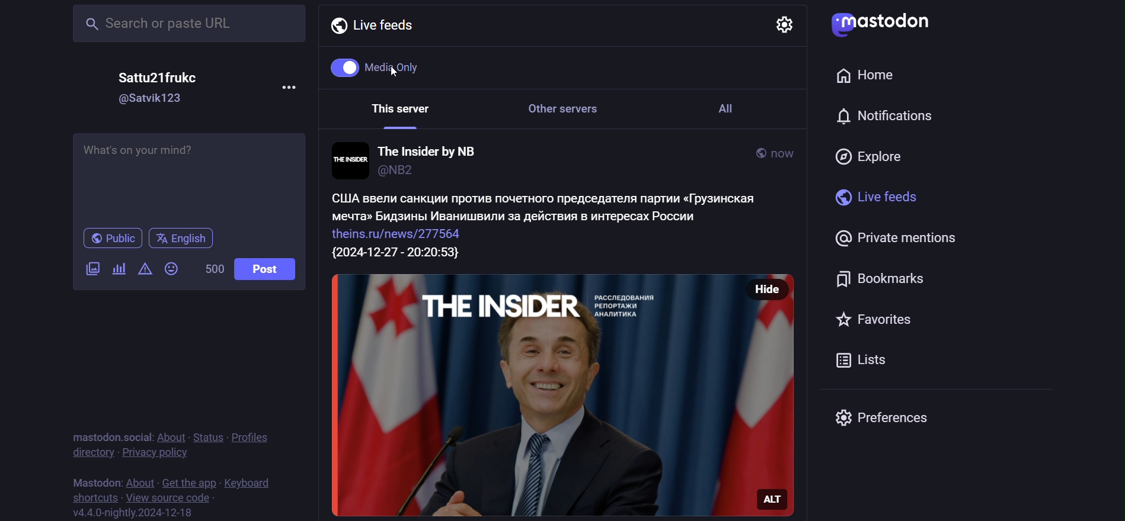 The width and height of the screenshot is (1125, 521). I want to click on the insider by nb, so click(432, 150).